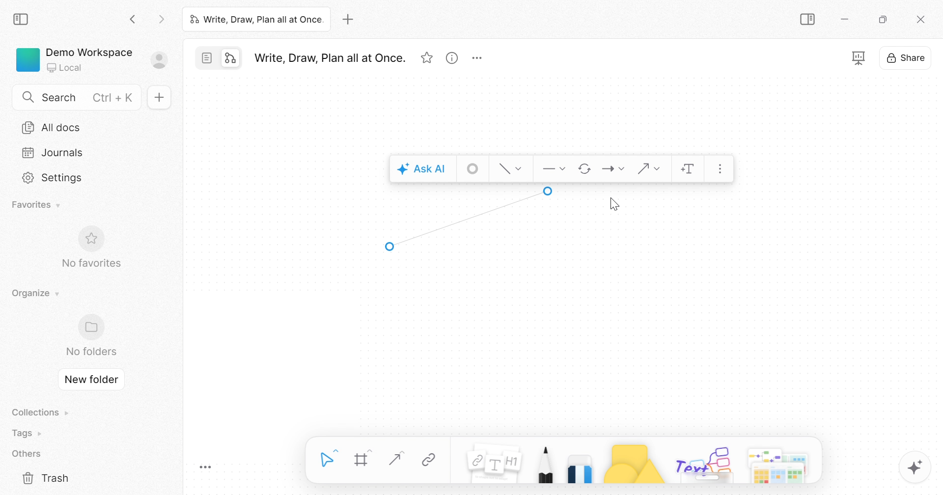 This screenshot has height=495, width=943. Describe the element at coordinates (616, 205) in the screenshot. I see `Cursor` at that location.